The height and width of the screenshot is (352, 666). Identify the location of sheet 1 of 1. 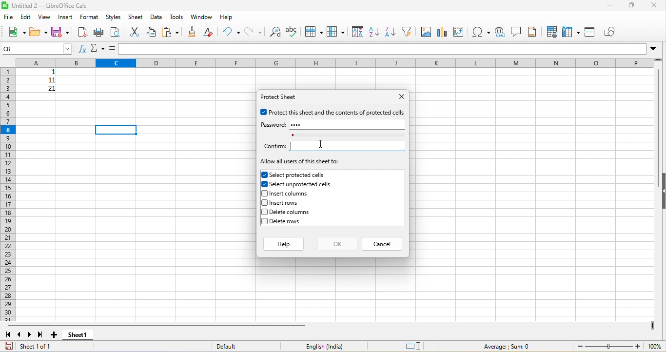
(38, 347).